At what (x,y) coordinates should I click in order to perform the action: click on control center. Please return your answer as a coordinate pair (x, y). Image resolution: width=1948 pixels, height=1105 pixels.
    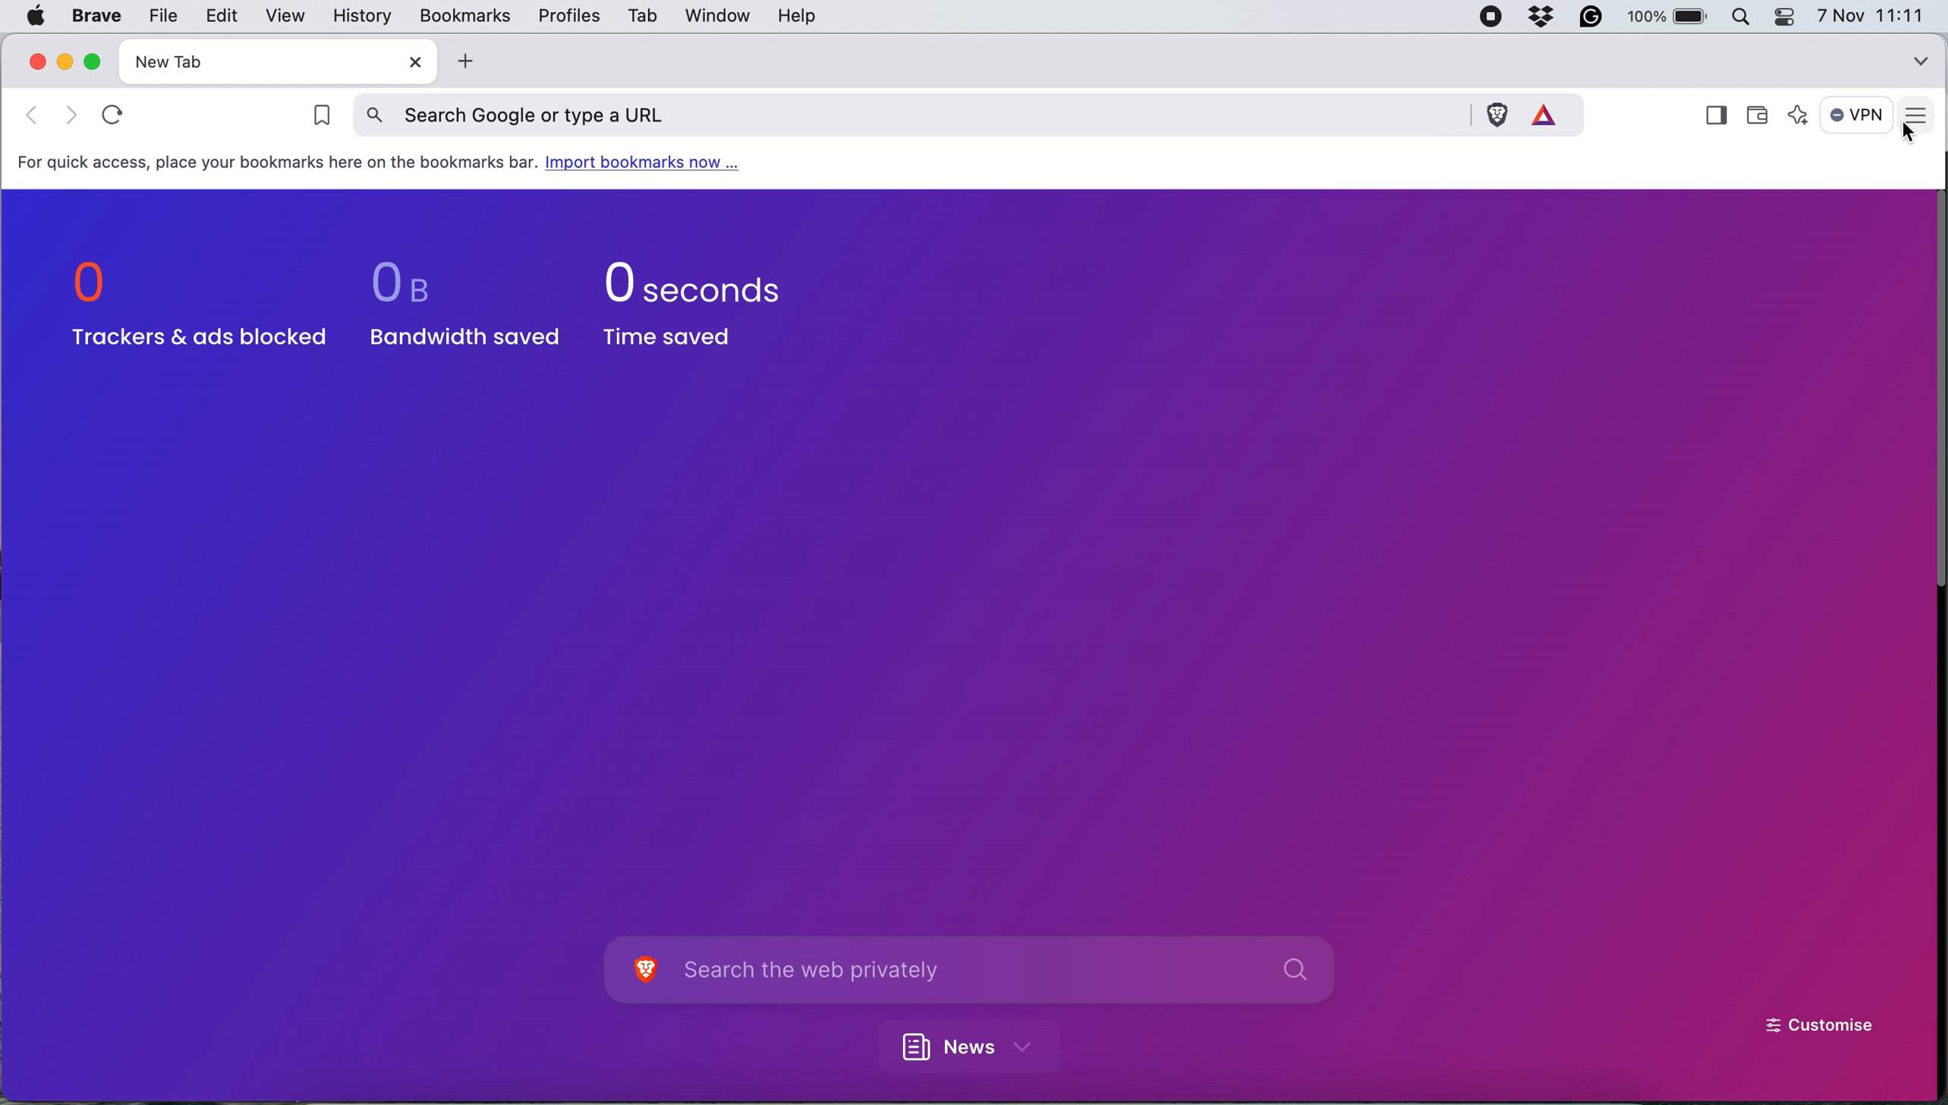
    Looking at the image, I should click on (1789, 17).